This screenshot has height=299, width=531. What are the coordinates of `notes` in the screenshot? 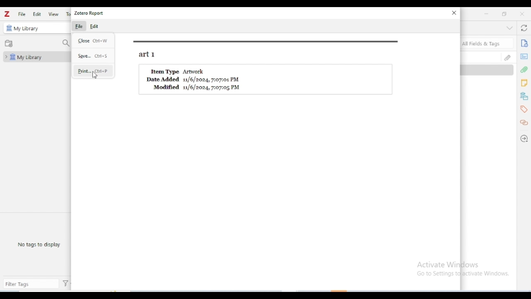 It's located at (524, 83).